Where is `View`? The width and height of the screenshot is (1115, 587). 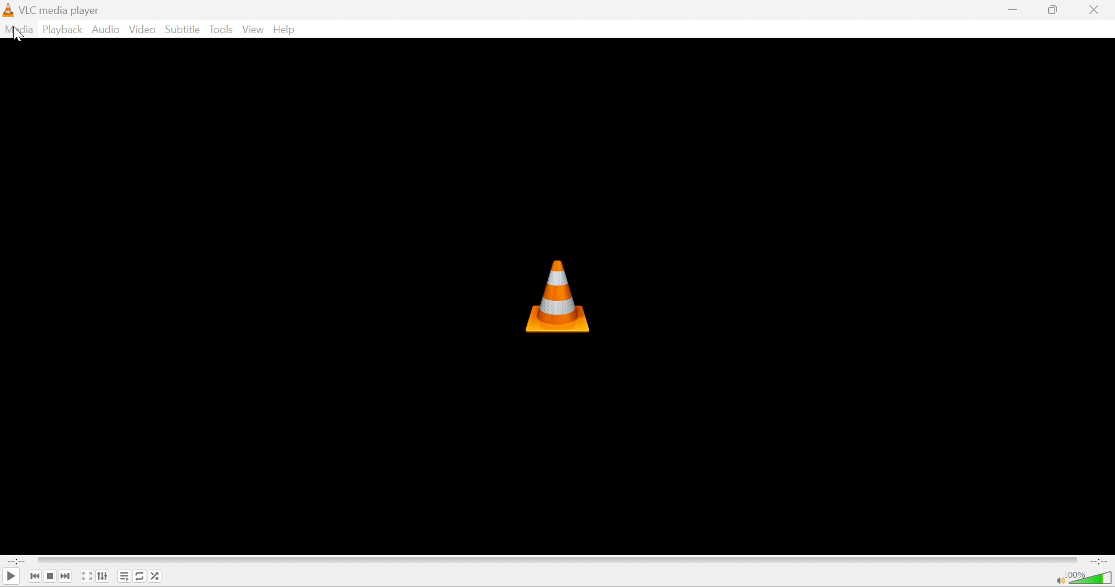
View is located at coordinates (254, 30).